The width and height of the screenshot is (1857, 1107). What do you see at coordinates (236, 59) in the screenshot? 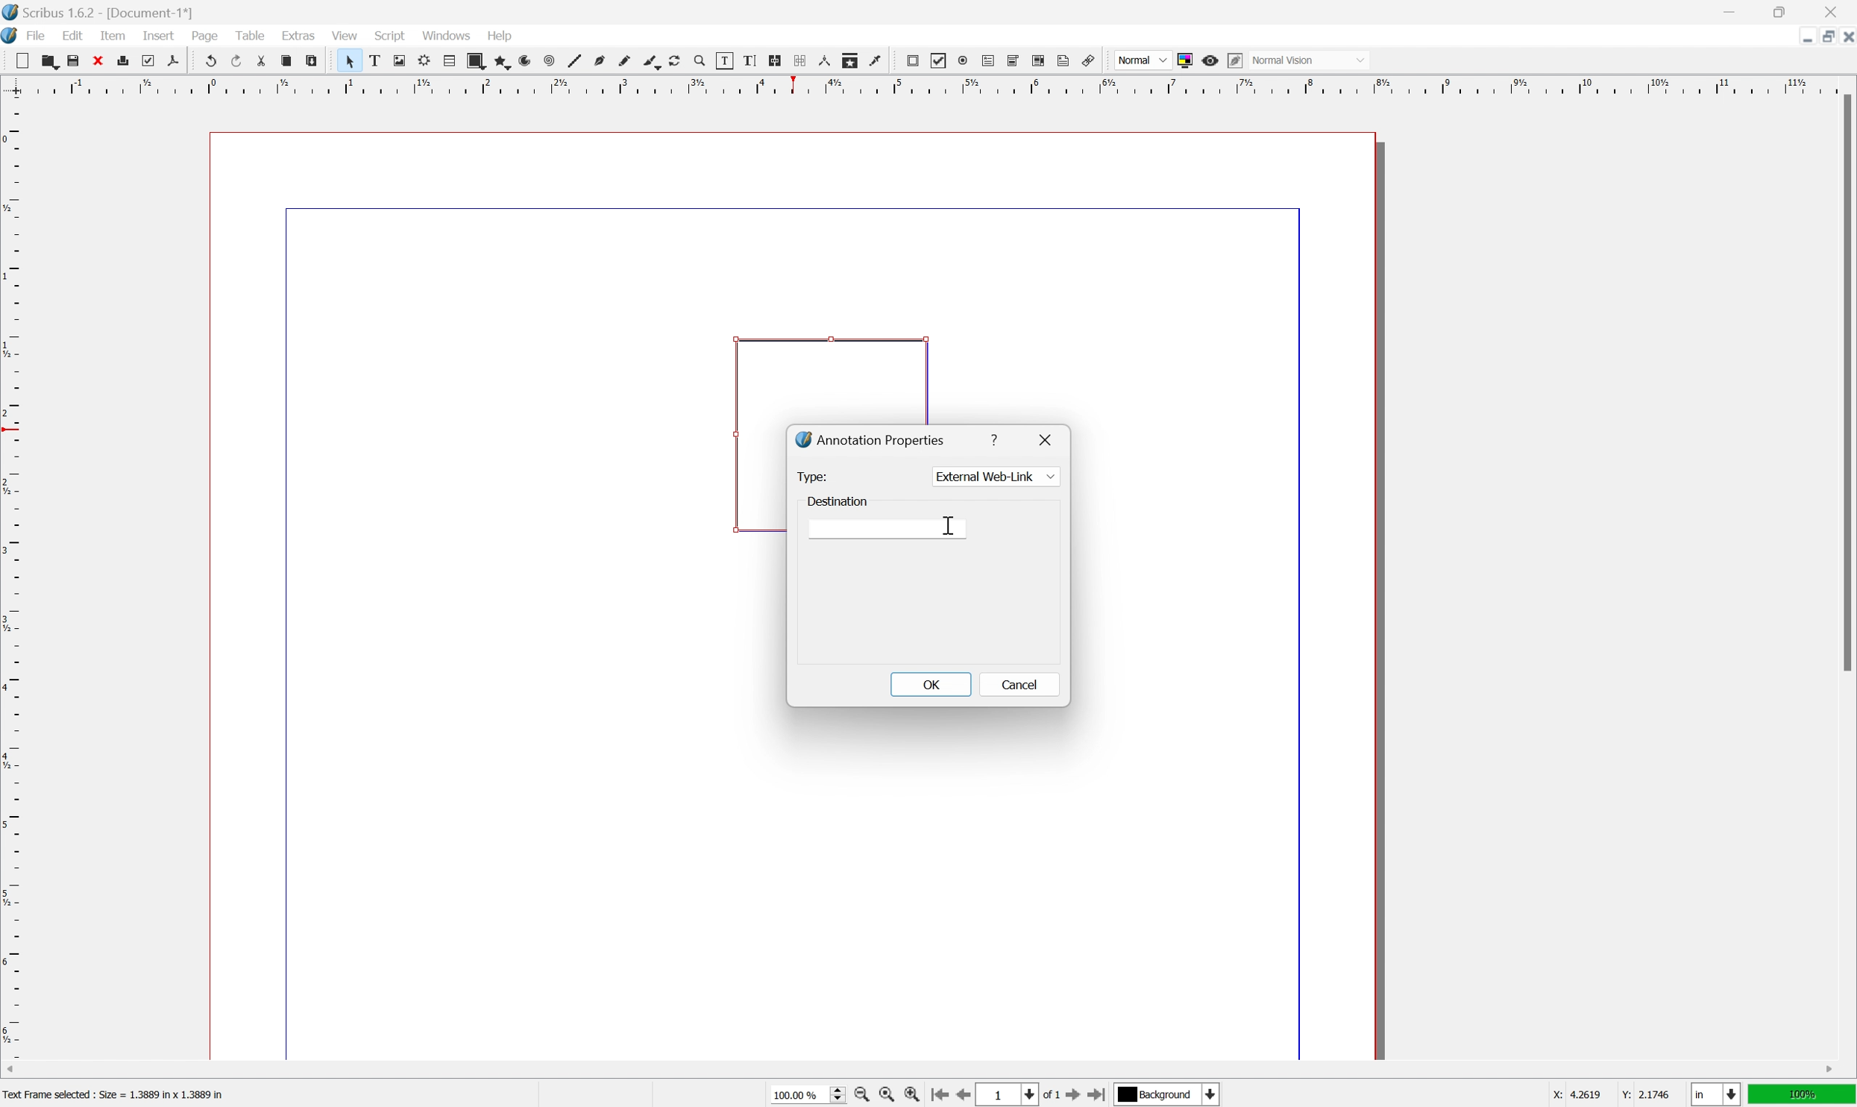
I see `redo` at bounding box center [236, 59].